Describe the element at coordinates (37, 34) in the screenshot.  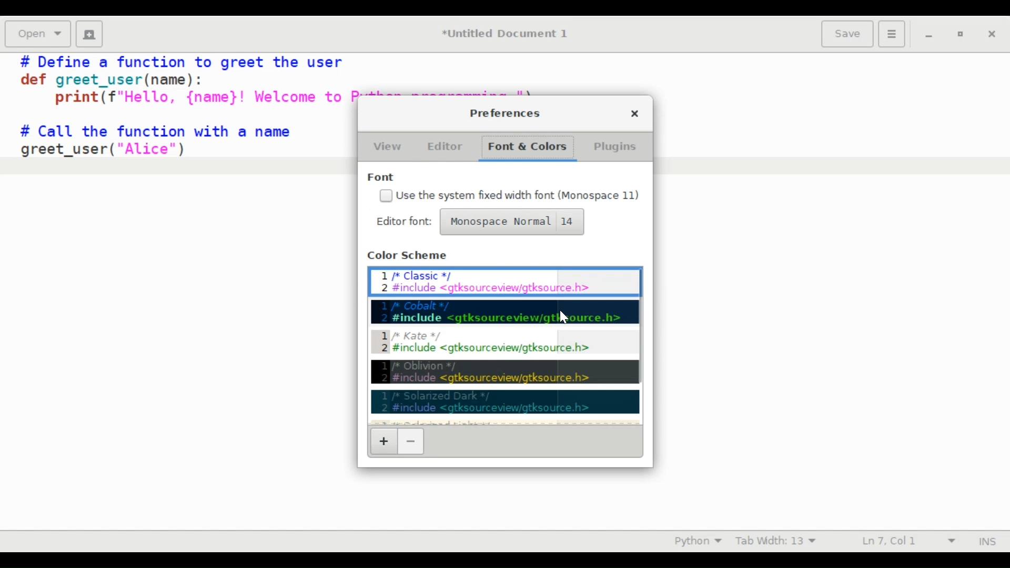
I see `Open` at that location.